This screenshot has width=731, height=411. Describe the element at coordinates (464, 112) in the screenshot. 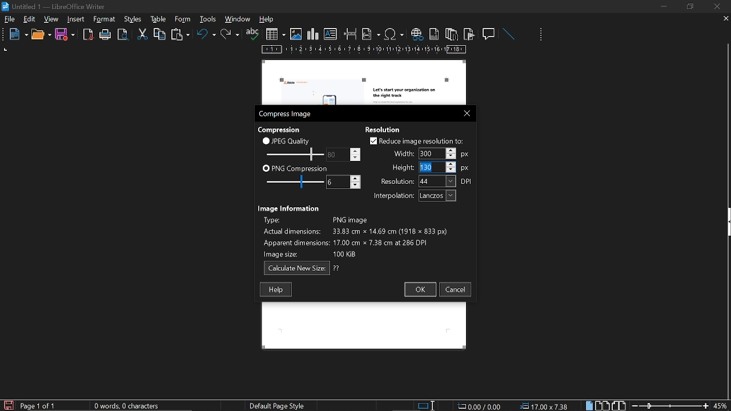

I see `close` at that location.